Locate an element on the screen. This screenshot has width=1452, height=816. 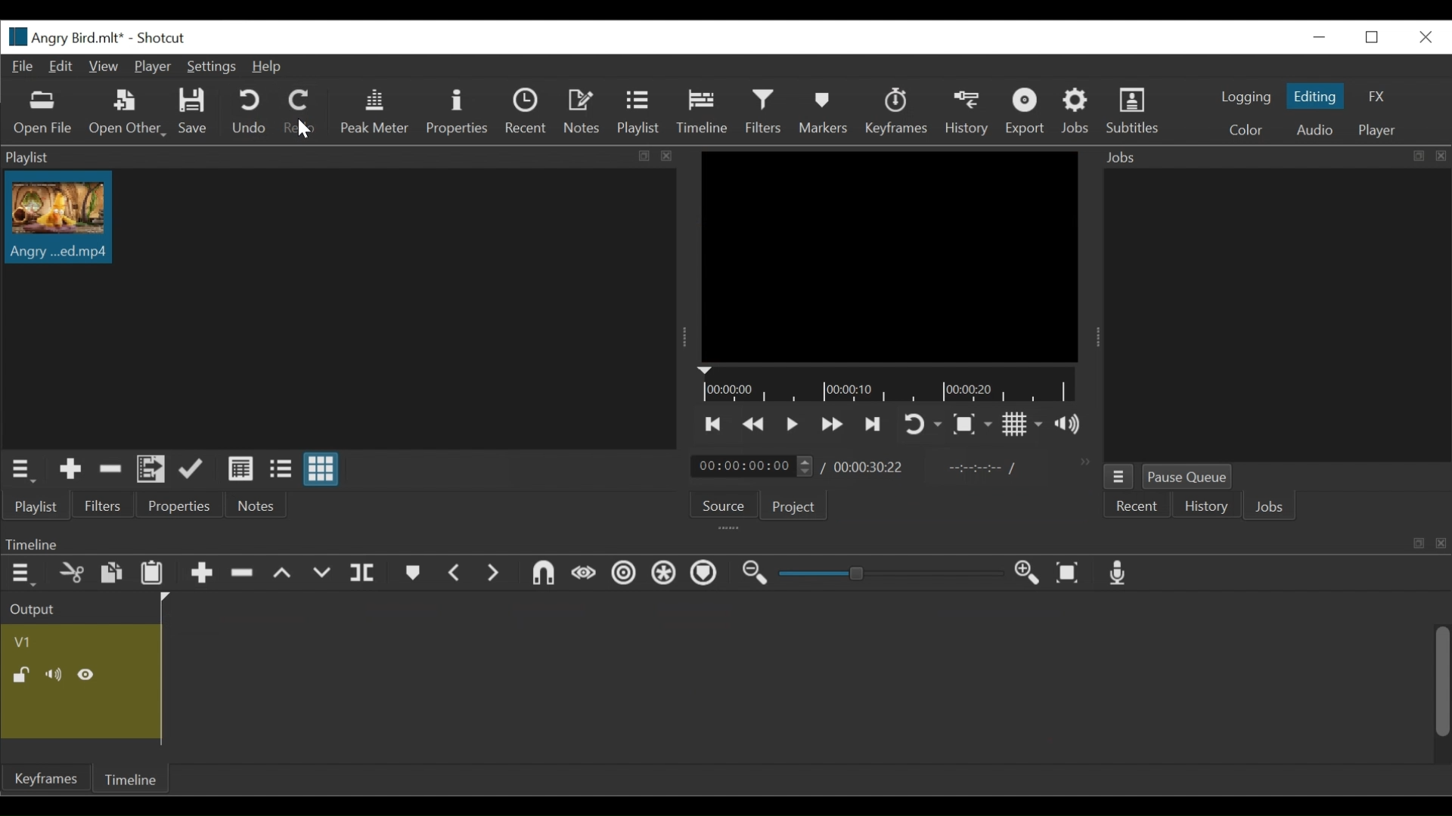
Play quickly forward is located at coordinates (754, 423).